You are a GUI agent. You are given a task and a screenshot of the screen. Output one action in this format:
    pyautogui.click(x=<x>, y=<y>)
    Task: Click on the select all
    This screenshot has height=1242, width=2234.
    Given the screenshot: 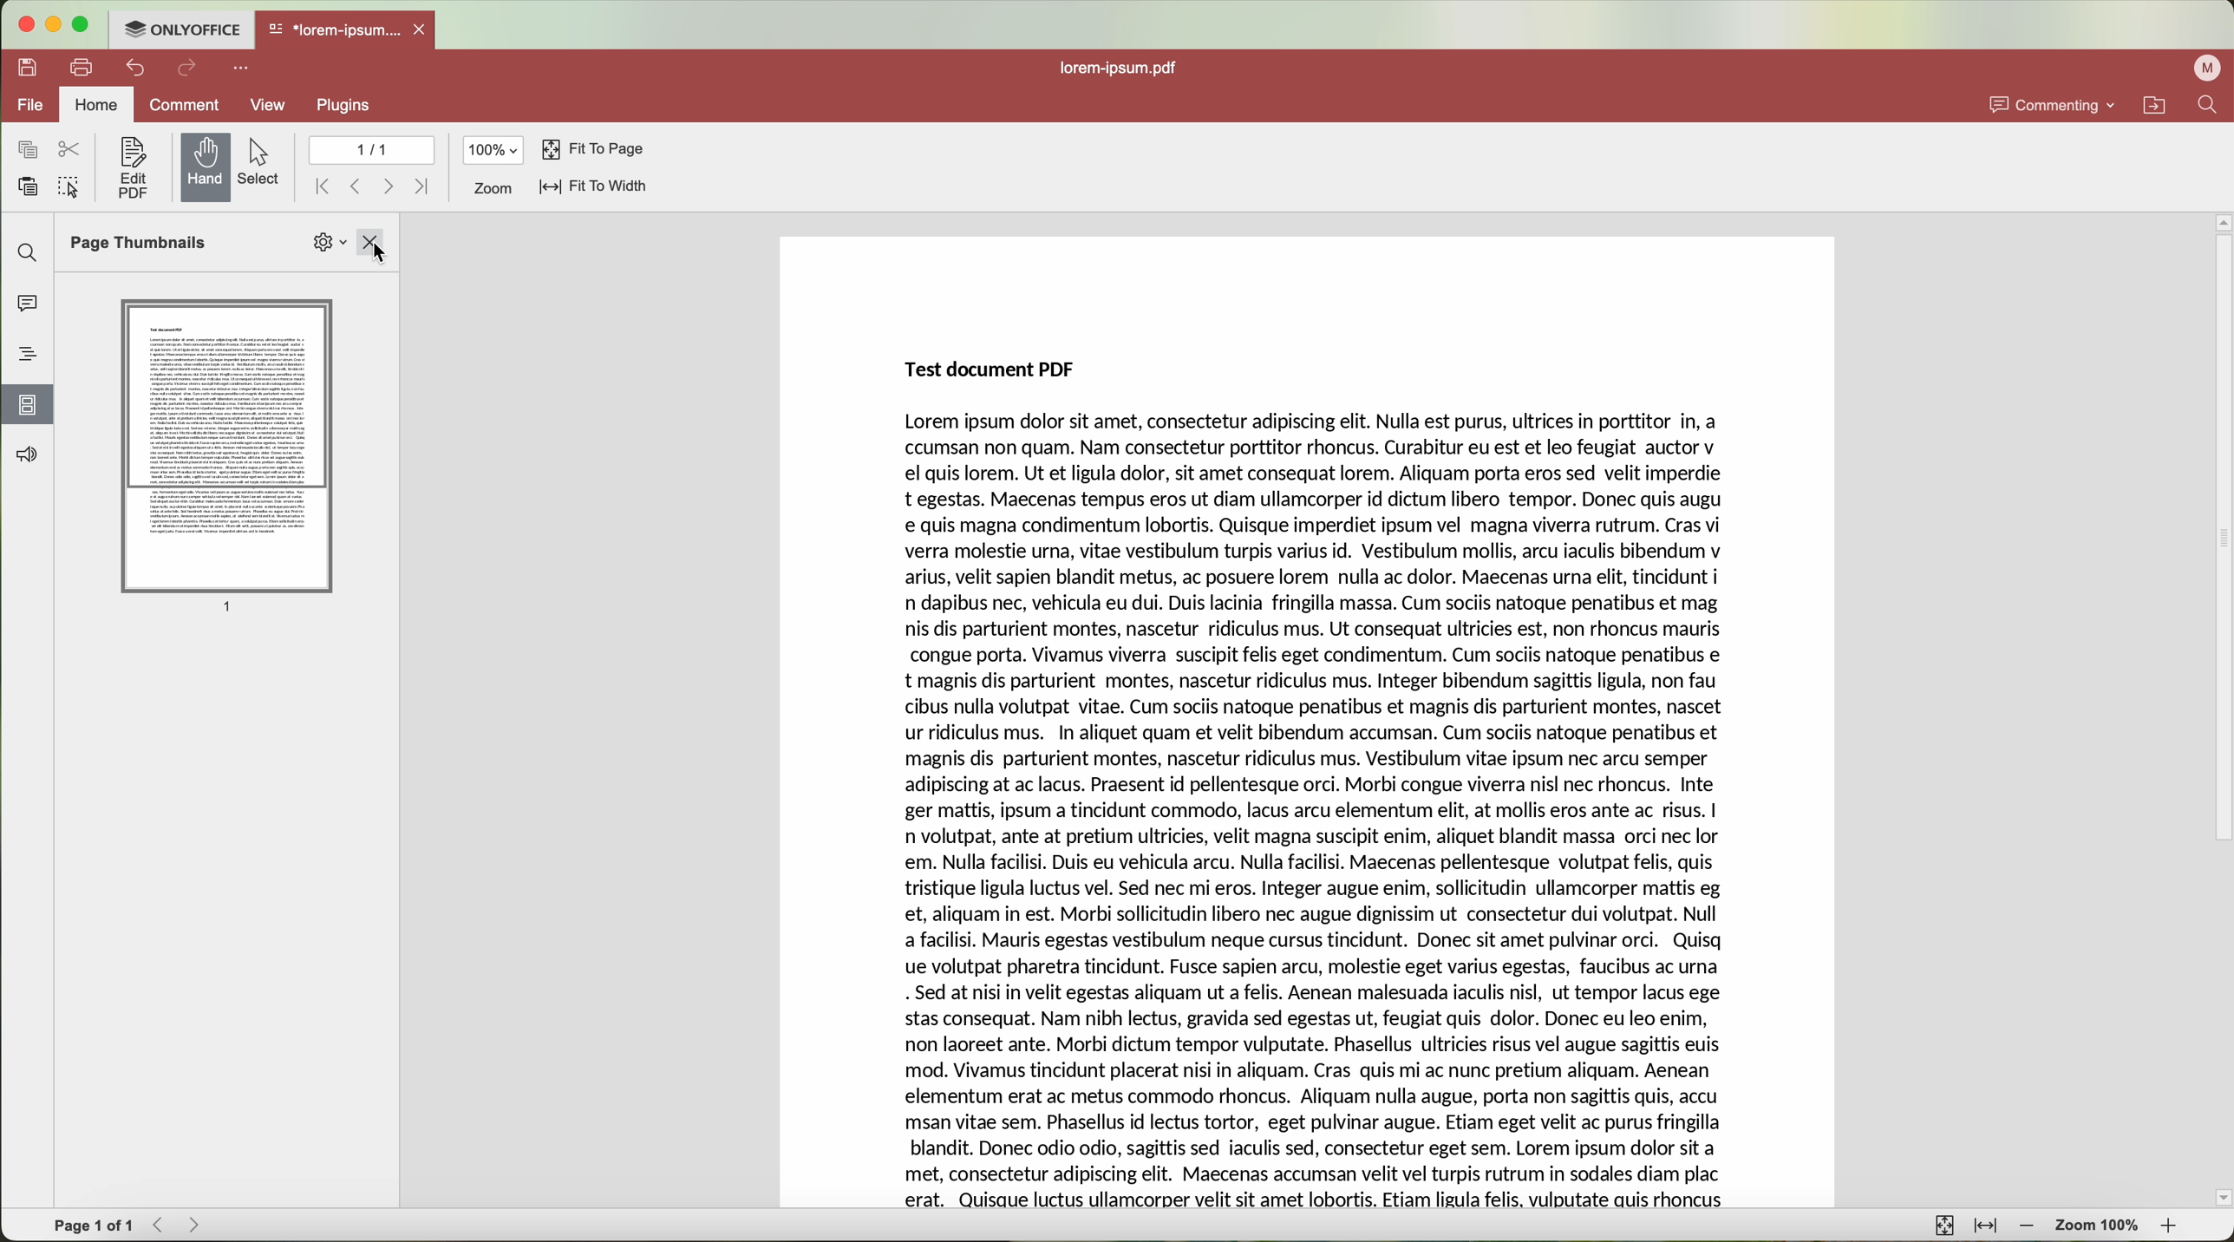 What is the action you would take?
    pyautogui.click(x=68, y=188)
    